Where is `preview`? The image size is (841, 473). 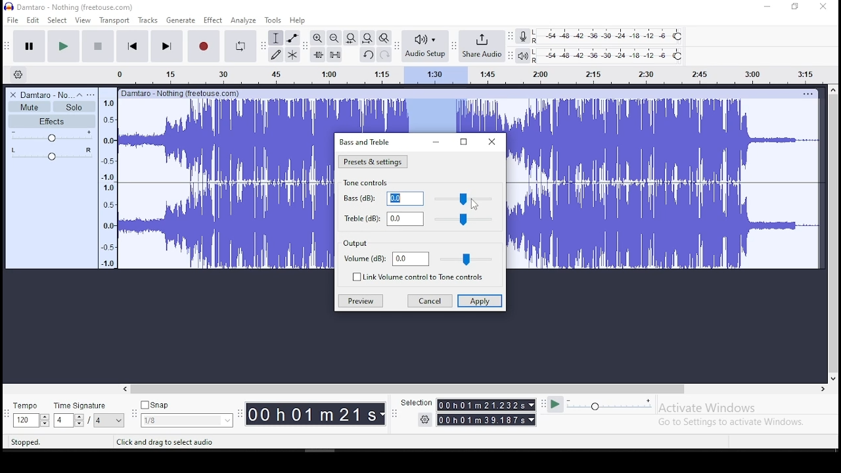 preview is located at coordinates (360, 301).